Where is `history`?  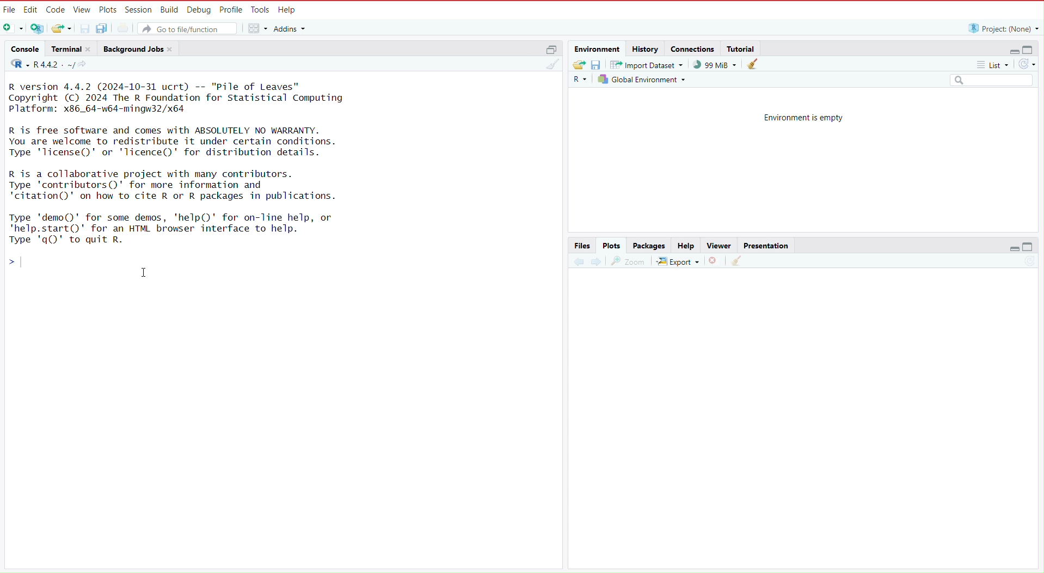
history is located at coordinates (645, 48).